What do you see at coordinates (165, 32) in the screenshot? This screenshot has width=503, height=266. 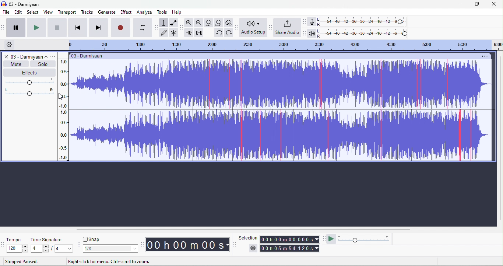 I see `draw` at bounding box center [165, 32].